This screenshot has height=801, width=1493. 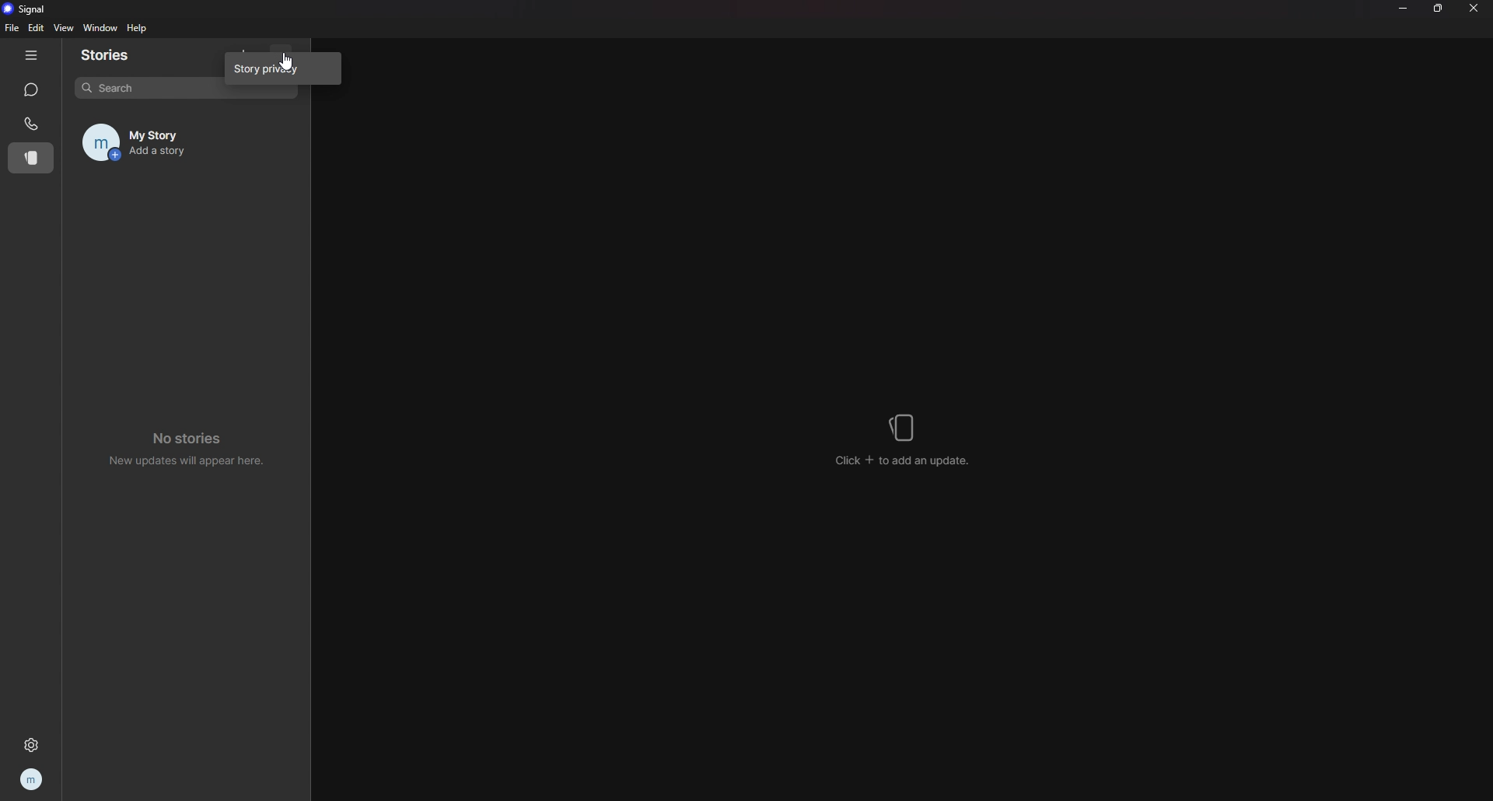 What do you see at coordinates (30, 89) in the screenshot?
I see `chats` at bounding box center [30, 89].